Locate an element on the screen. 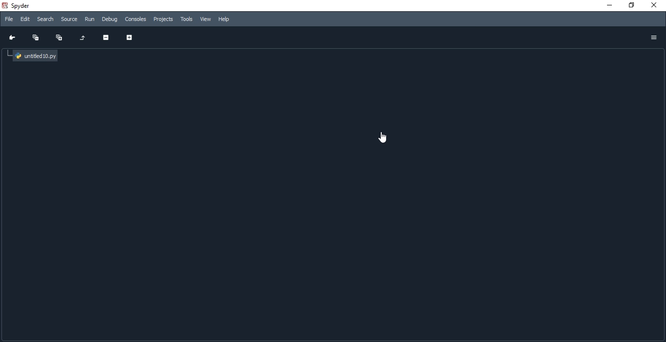 The height and width of the screenshot is (342, 666). Debug is located at coordinates (110, 19).